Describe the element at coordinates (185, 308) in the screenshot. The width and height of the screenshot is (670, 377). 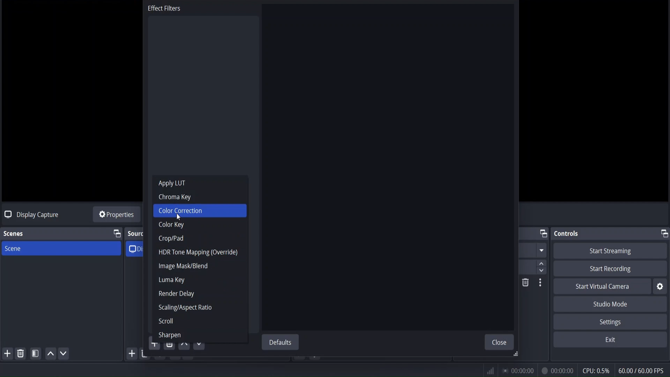
I see `scaling/aspect ratio` at that location.